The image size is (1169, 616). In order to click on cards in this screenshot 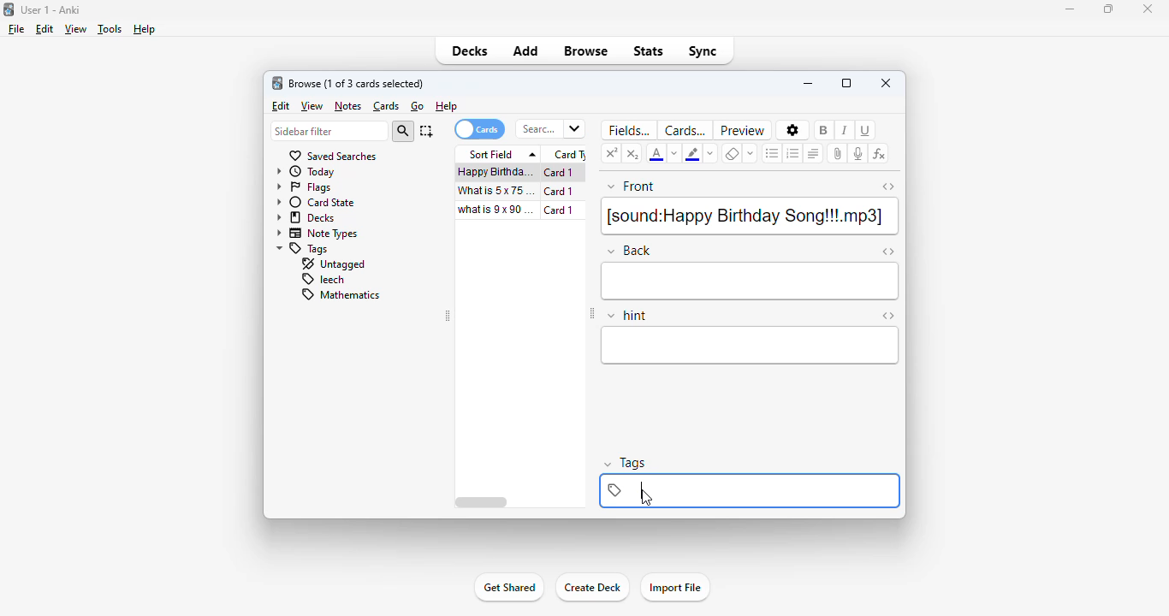, I will do `click(685, 130)`.